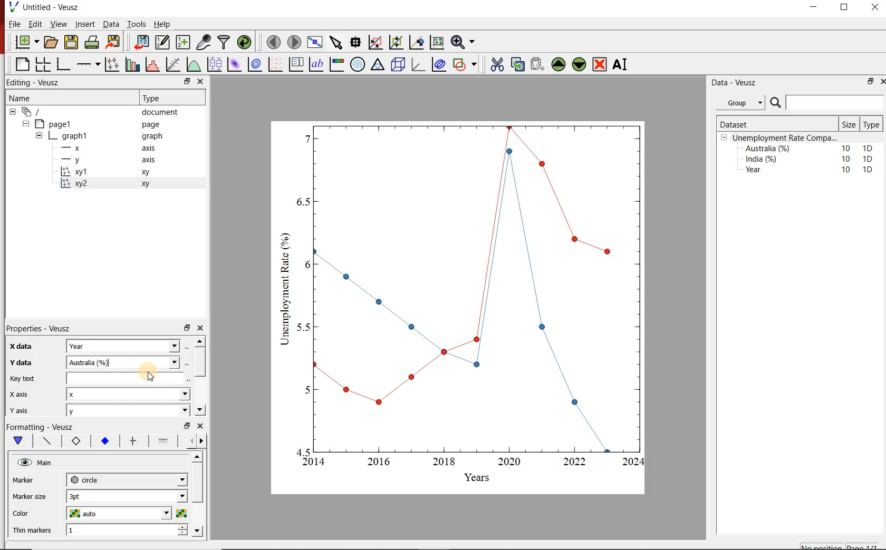 The width and height of the screenshot is (886, 550). Describe the element at coordinates (43, 64) in the screenshot. I see `arrange graphs` at that location.